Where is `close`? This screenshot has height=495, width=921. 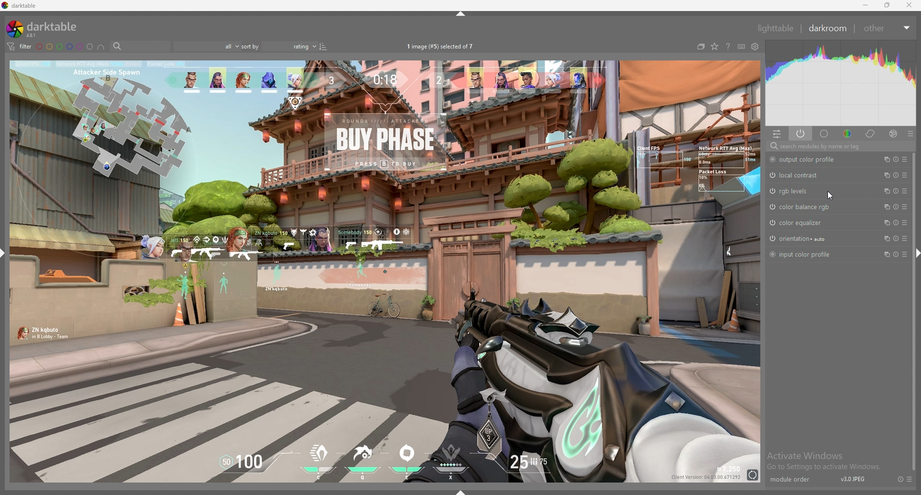
close is located at coordinates (909, 5).